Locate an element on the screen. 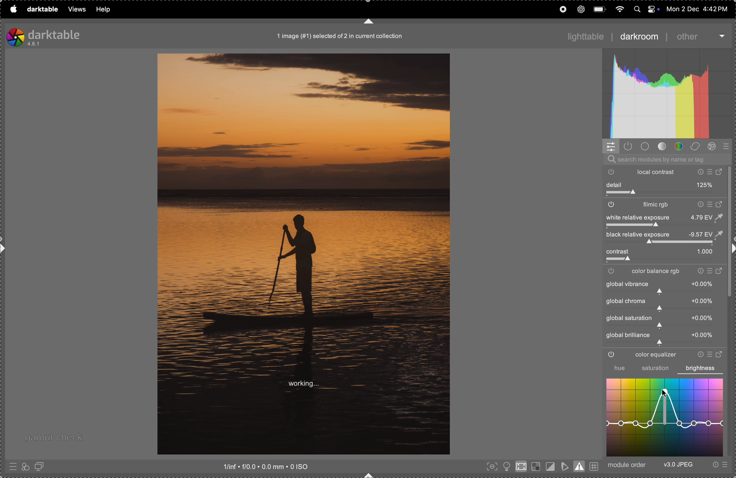 The width and height of the screenshot is (736, 478). toggle clipping indication is located at coordinates (550, 466).